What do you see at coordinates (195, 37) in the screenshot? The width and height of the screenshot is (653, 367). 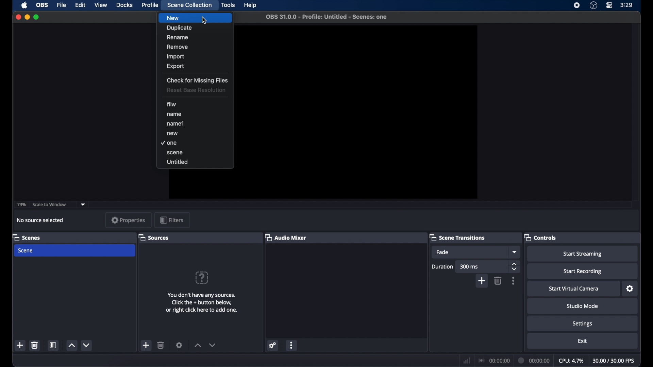 I see `Rename` at bounding box center [195, 37].